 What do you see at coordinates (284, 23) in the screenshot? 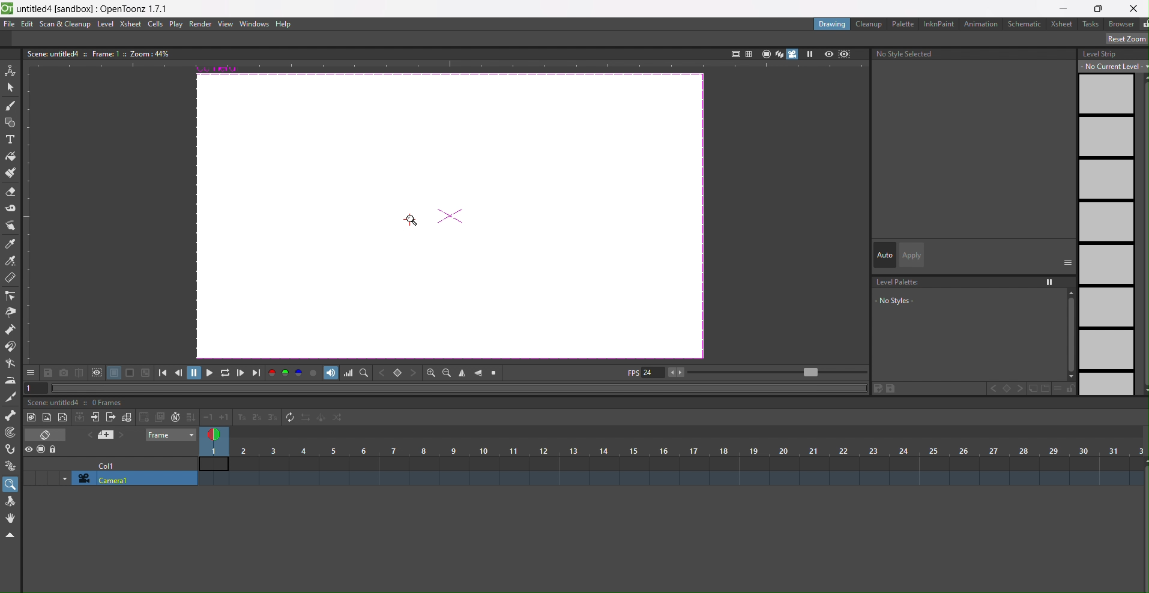
I see `help` at bounding box center [284, 23].